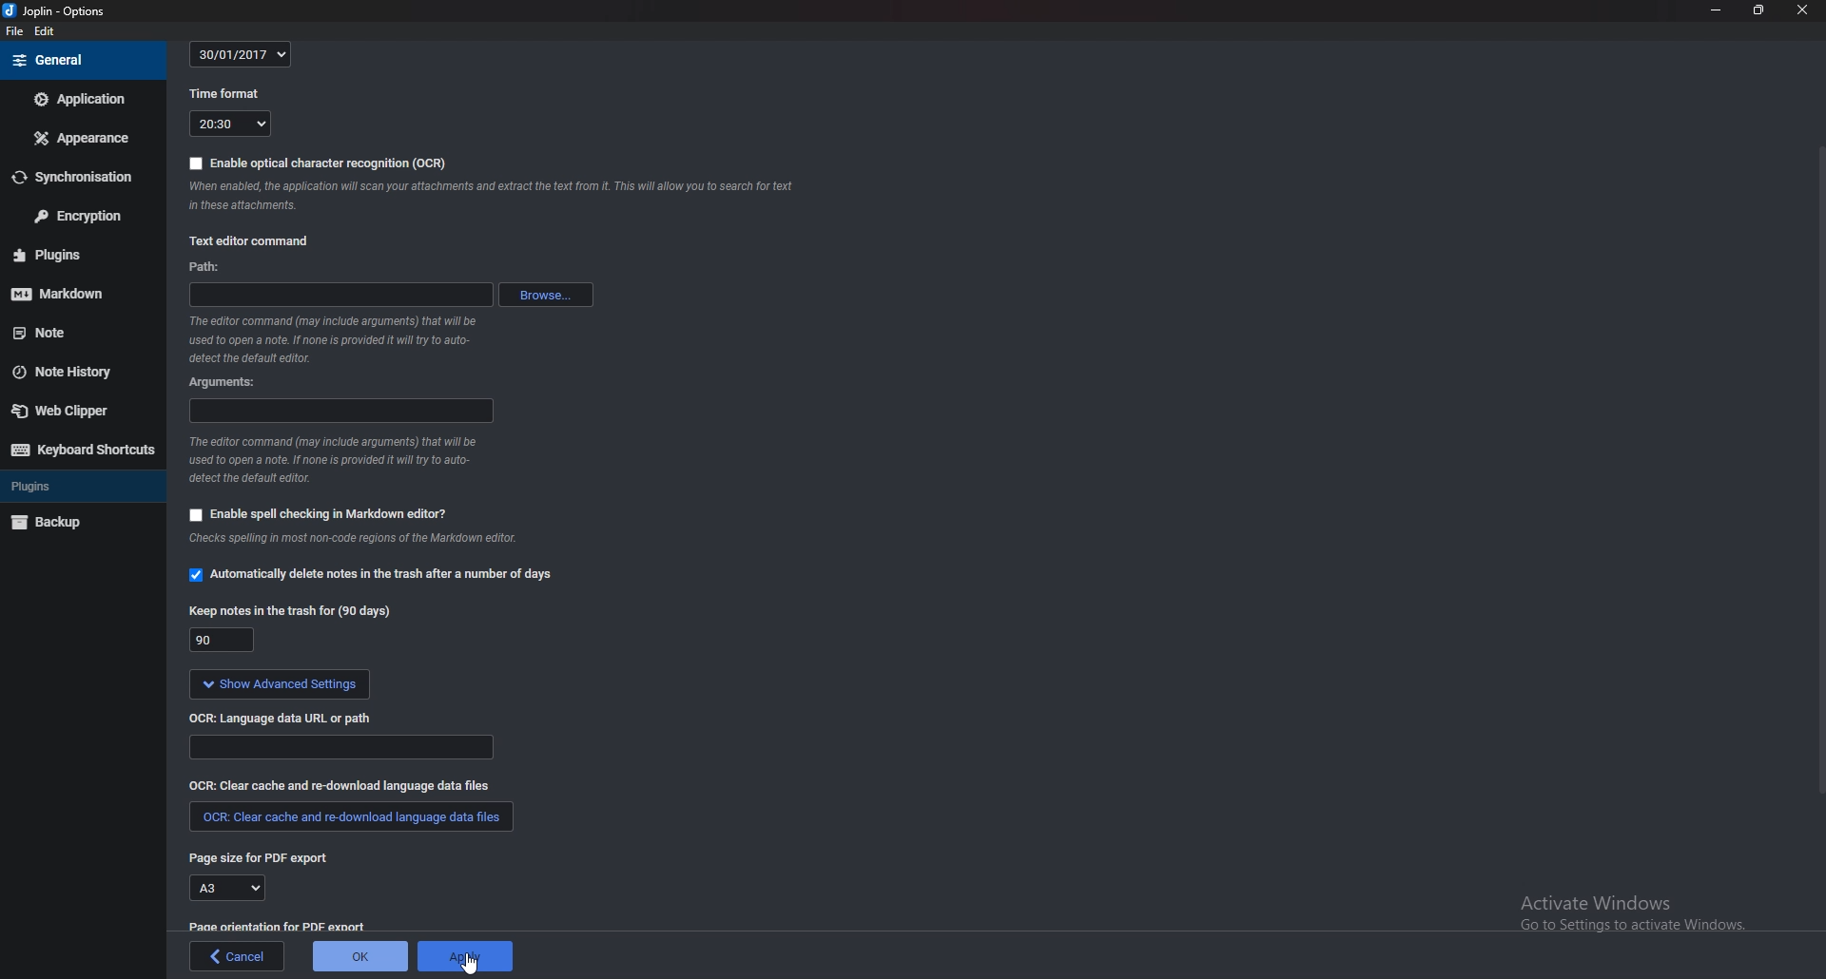 The width and height of the screenshot is (1826, 979). I want to click on Enable O C R, so click(316, 164).